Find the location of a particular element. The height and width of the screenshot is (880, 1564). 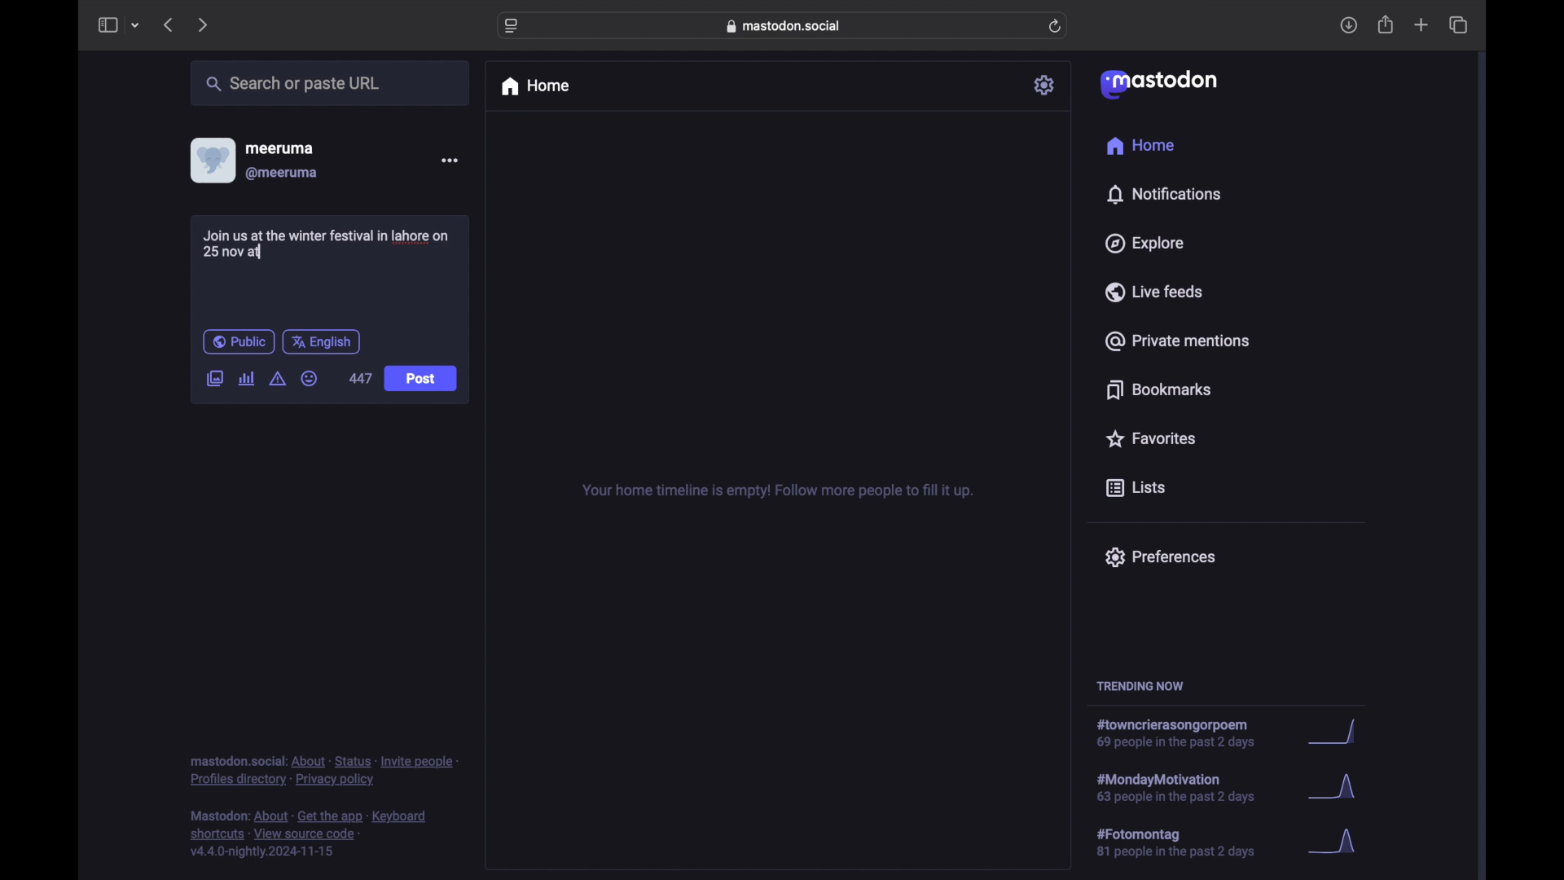

refresh is located at coordinates (1057, 27).